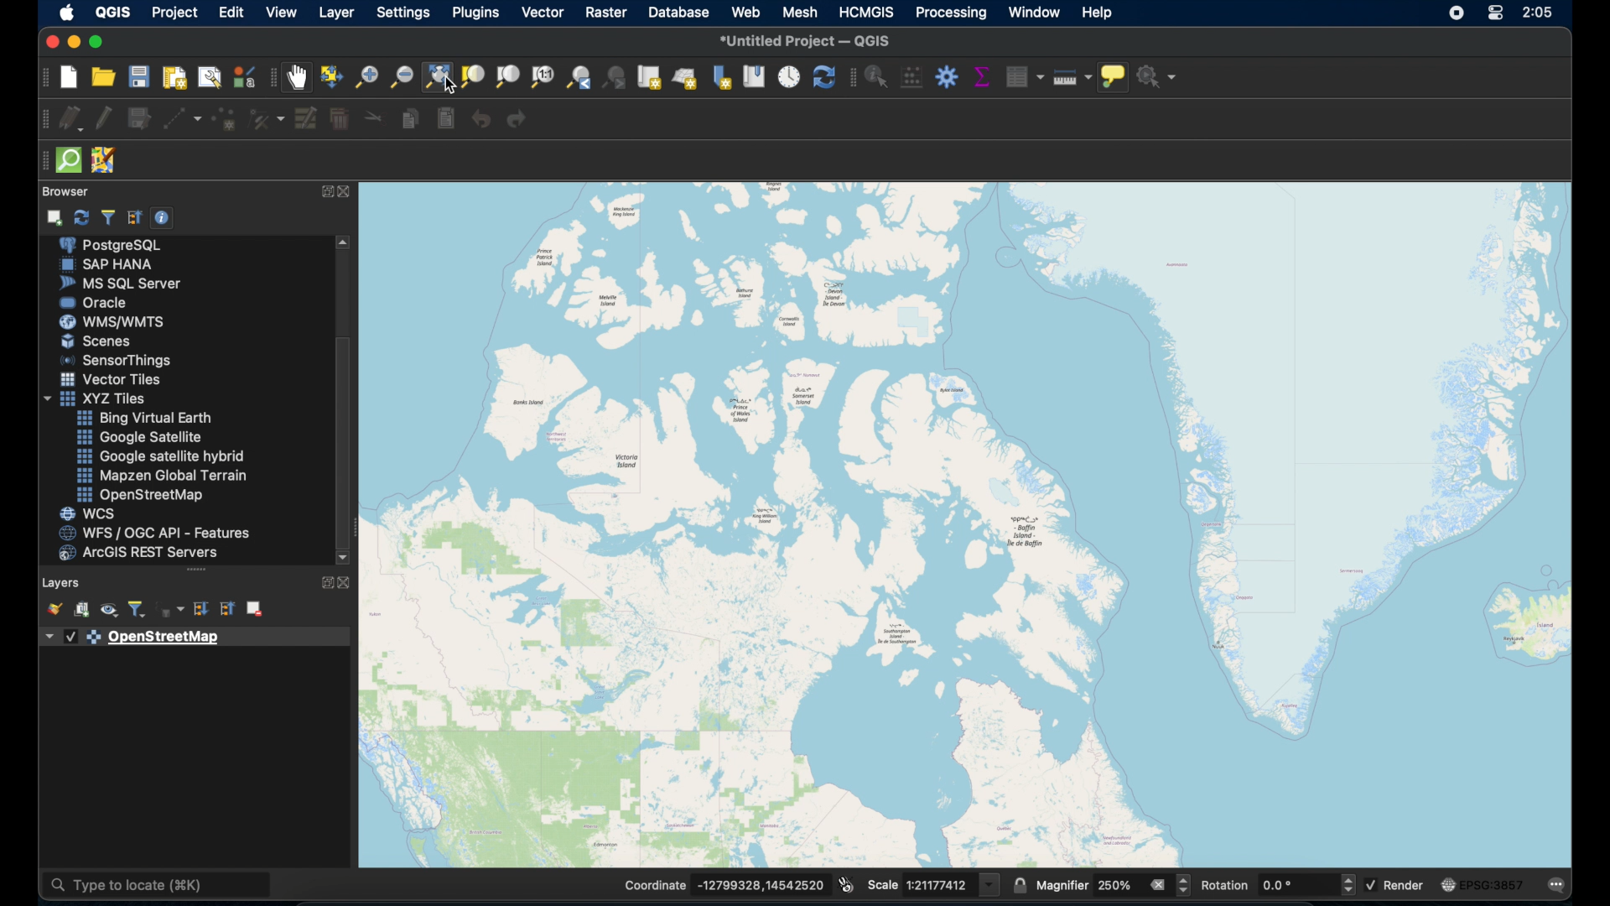  Describe the element at coordinates (114, 245) in the screenshot. I see `postgre sql` at that location.